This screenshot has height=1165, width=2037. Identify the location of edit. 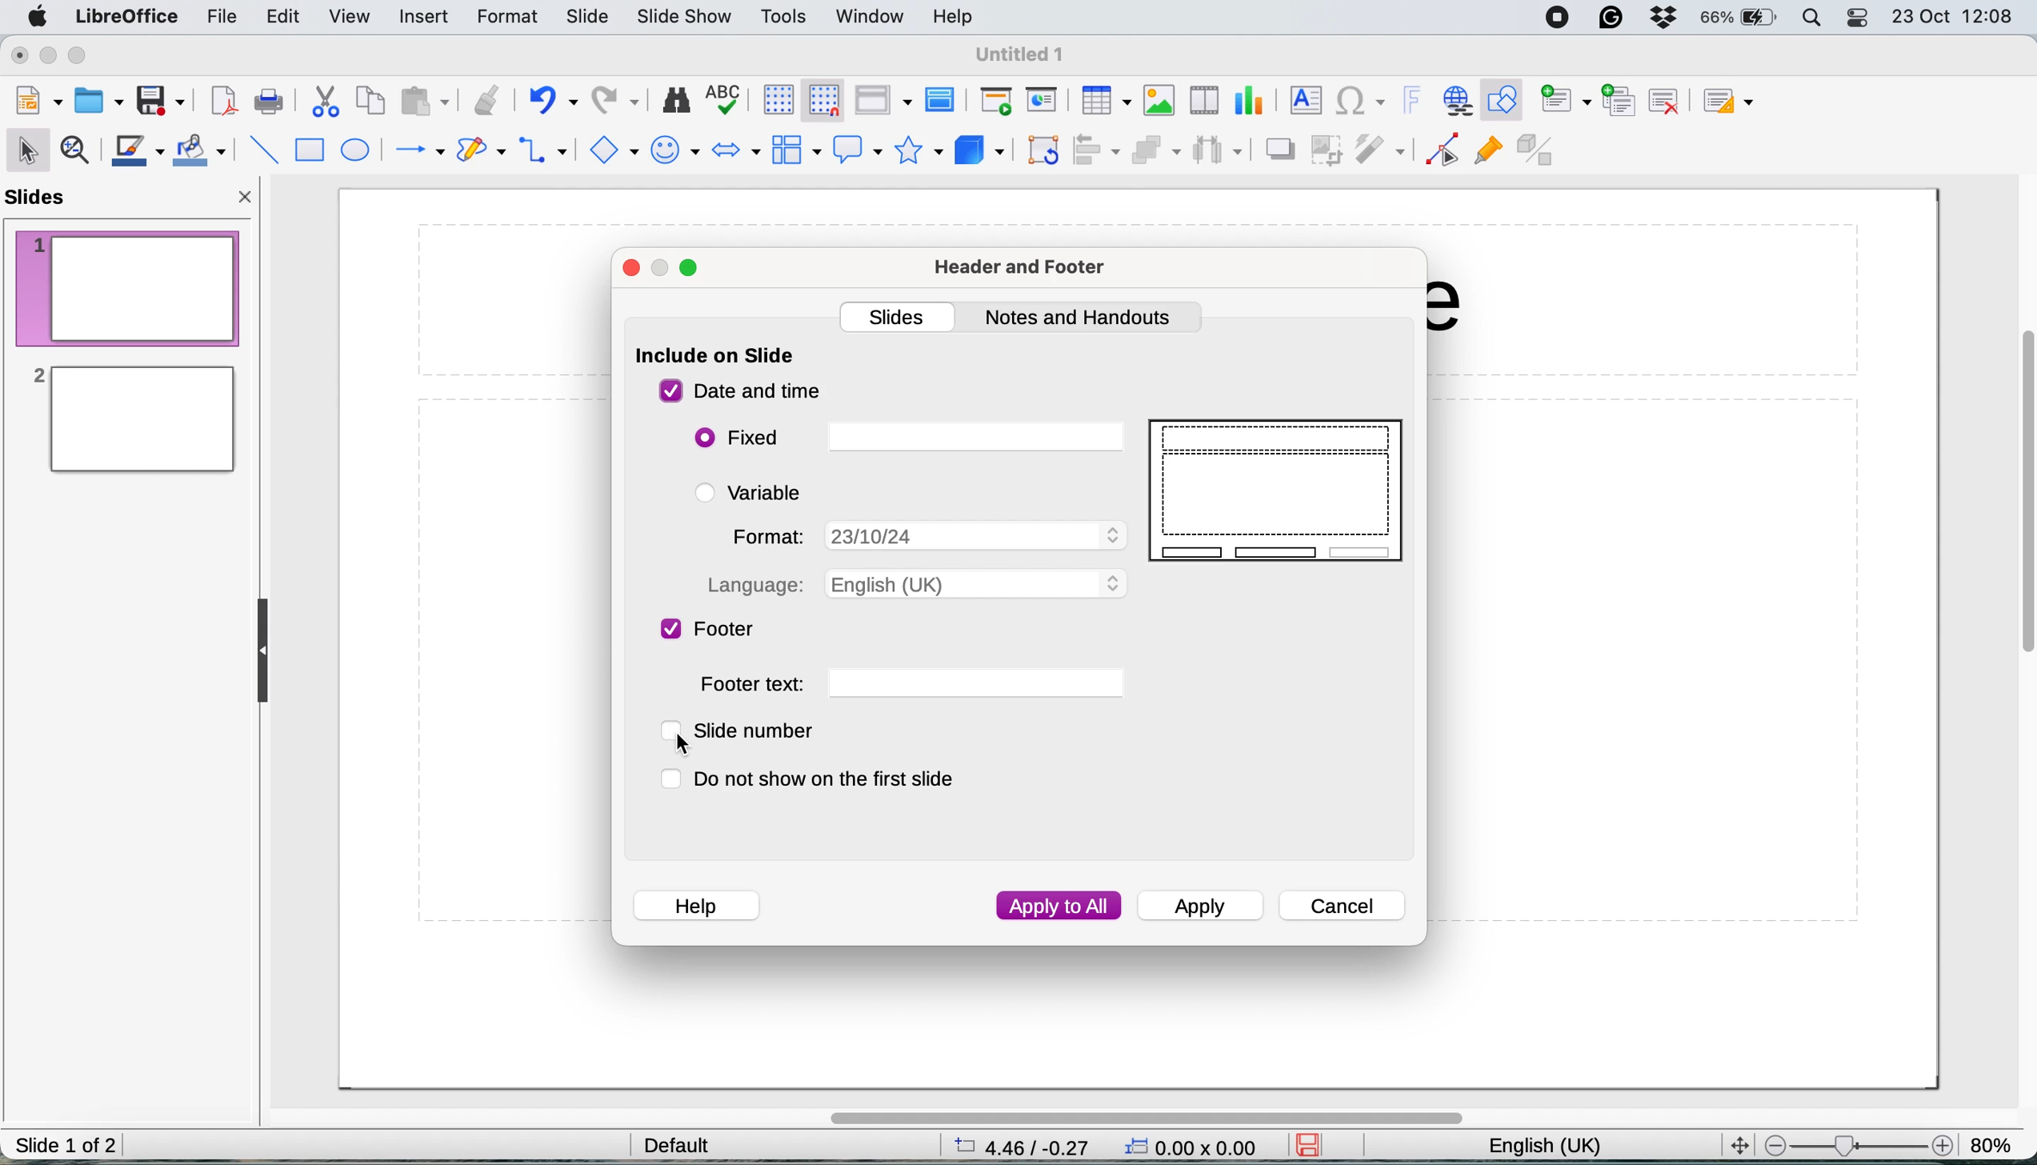
(288, 20).